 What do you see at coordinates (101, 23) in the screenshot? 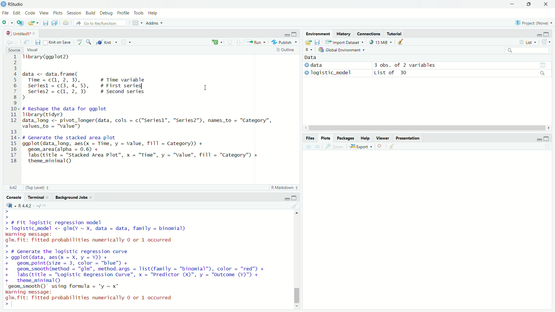
I see `Go to file/function` at bounding box center [101, 23].